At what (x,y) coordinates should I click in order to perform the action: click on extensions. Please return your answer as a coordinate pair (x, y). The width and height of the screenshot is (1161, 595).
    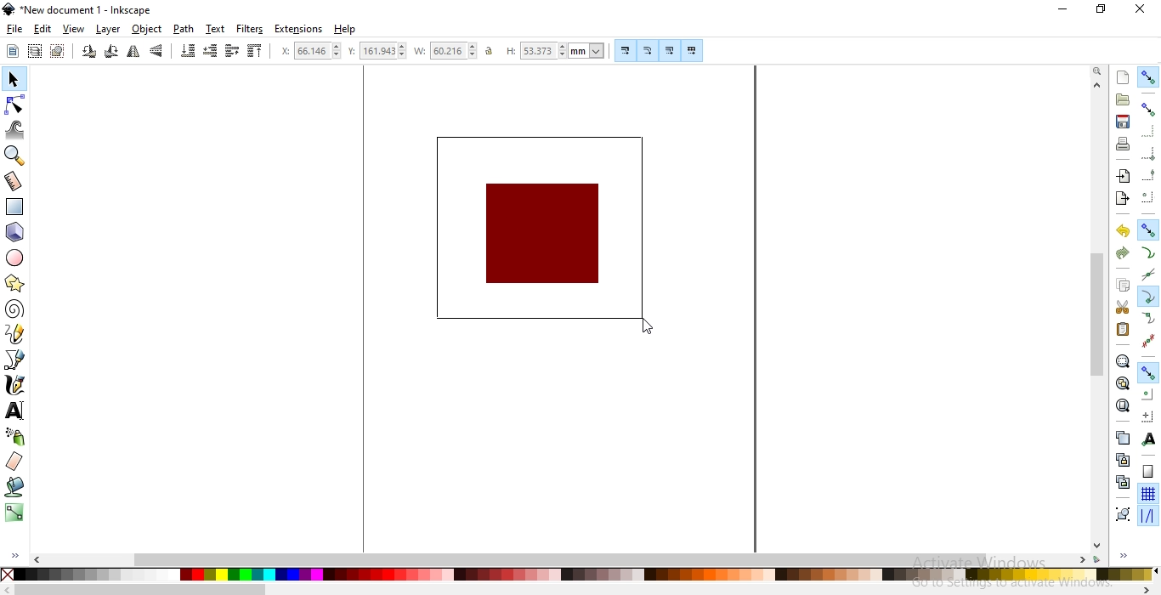
    Looking at the image, I should click on (301, 28).